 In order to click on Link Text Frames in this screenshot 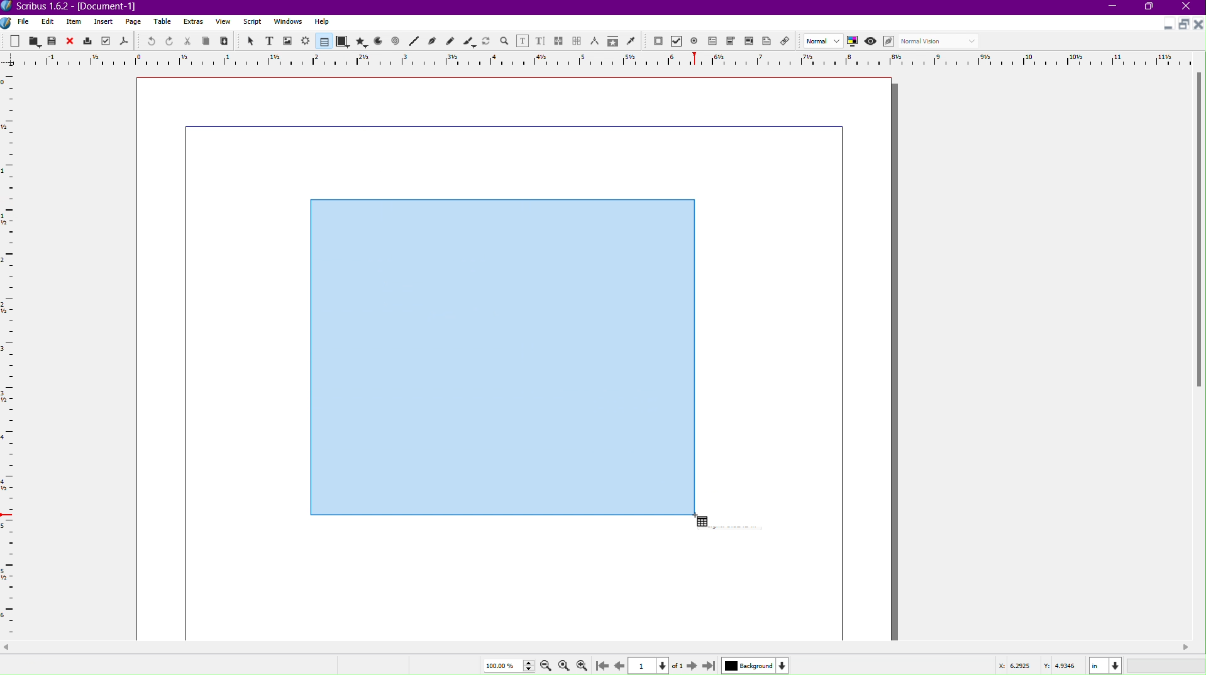, I will do `click(559, 39)`.